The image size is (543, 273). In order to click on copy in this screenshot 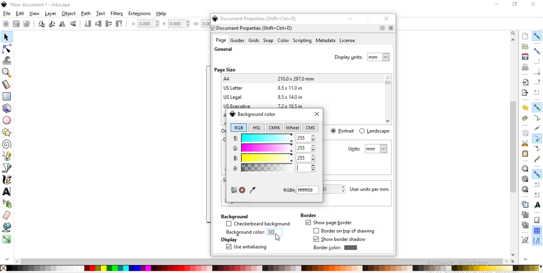, I will do `click(525, 134)`.